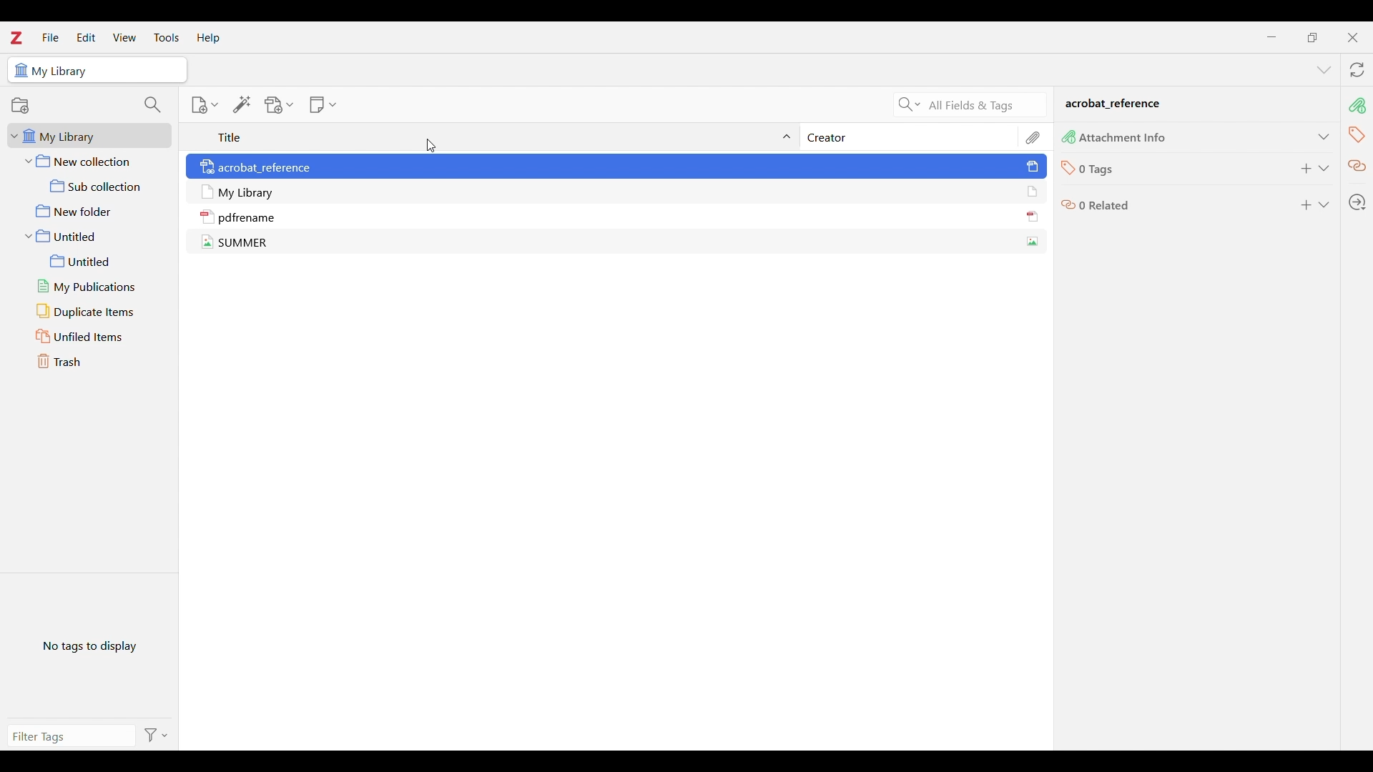  I want to click on Add item/s by identifier, so click(242, 104).